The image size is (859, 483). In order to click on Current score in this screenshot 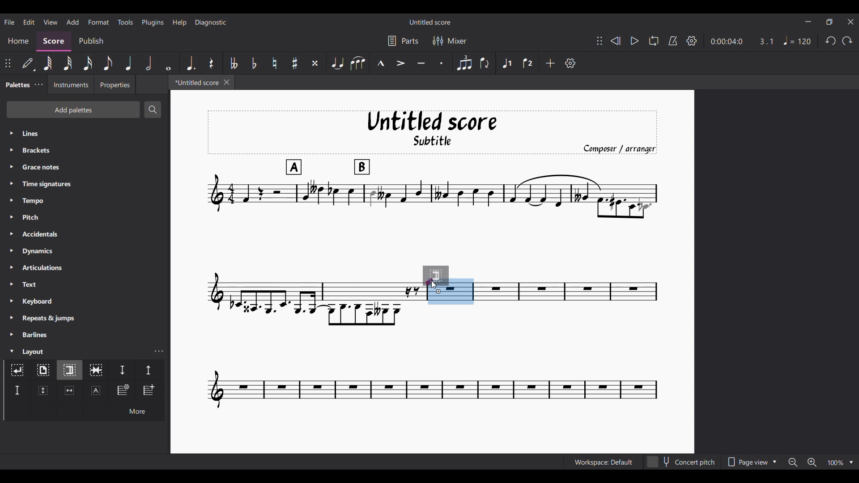, I will do `click(314, 285)`.